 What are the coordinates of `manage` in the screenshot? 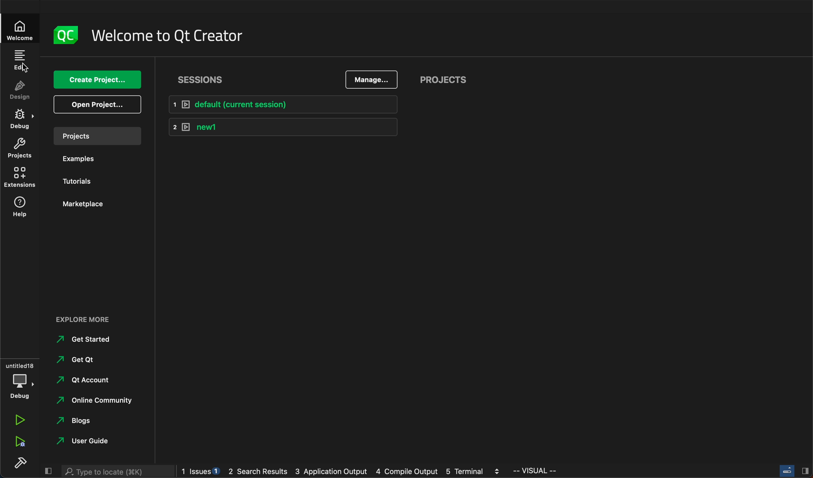 It's located at (373, 78).